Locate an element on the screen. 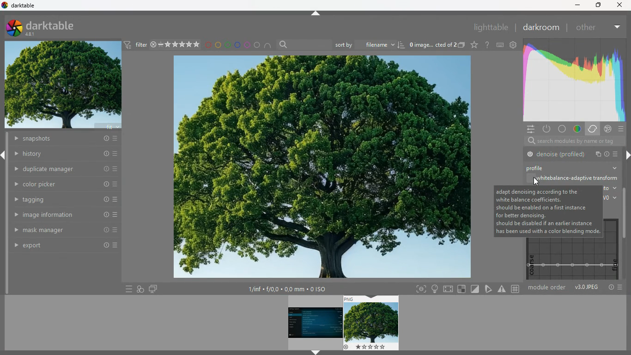 This screenshot has height=355, width=631. maximize is located at coordinates (597, 5).